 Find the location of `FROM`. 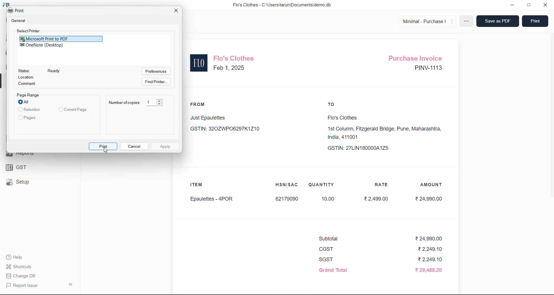

FROM is located at coordinates (201, 104).